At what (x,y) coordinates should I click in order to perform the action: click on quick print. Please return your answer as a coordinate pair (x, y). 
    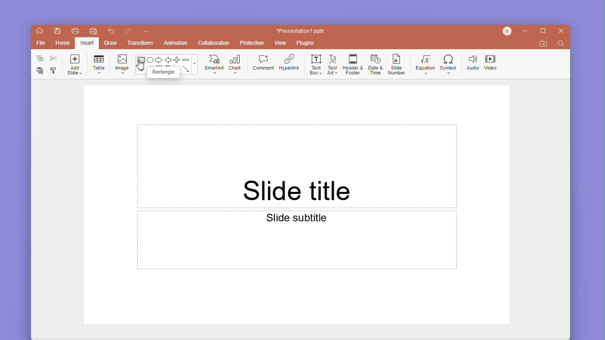
    Looking at the image, I should click on (92, 31).